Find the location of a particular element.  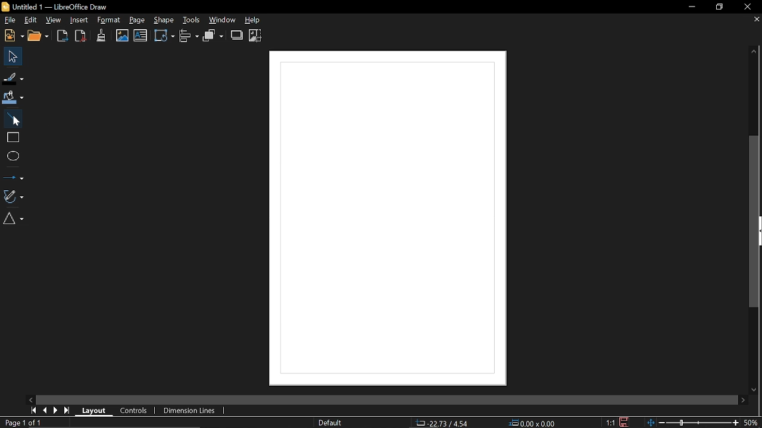

cursor is located at coordinates (18, 123).